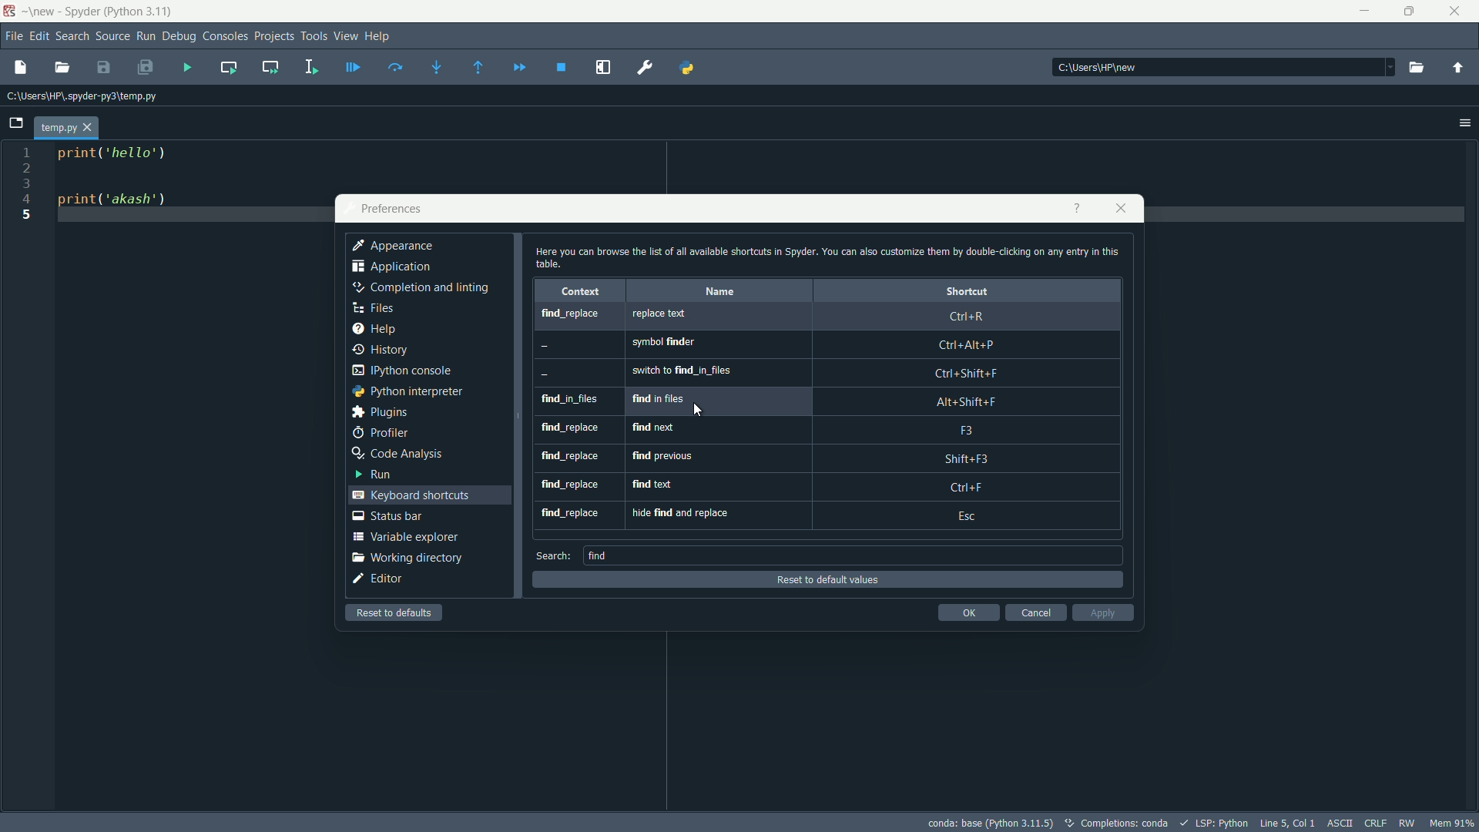 Image resolution: width=1479 pixels, height=832 pixels. I want to click on run selection, so click(314, 68).